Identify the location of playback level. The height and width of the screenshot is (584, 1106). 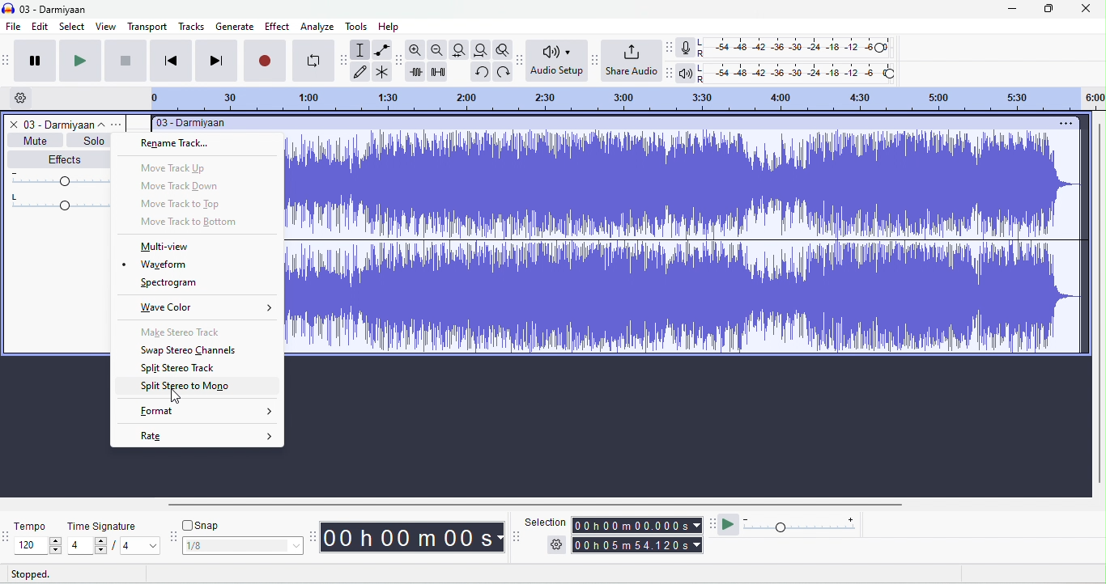
(799, 74).